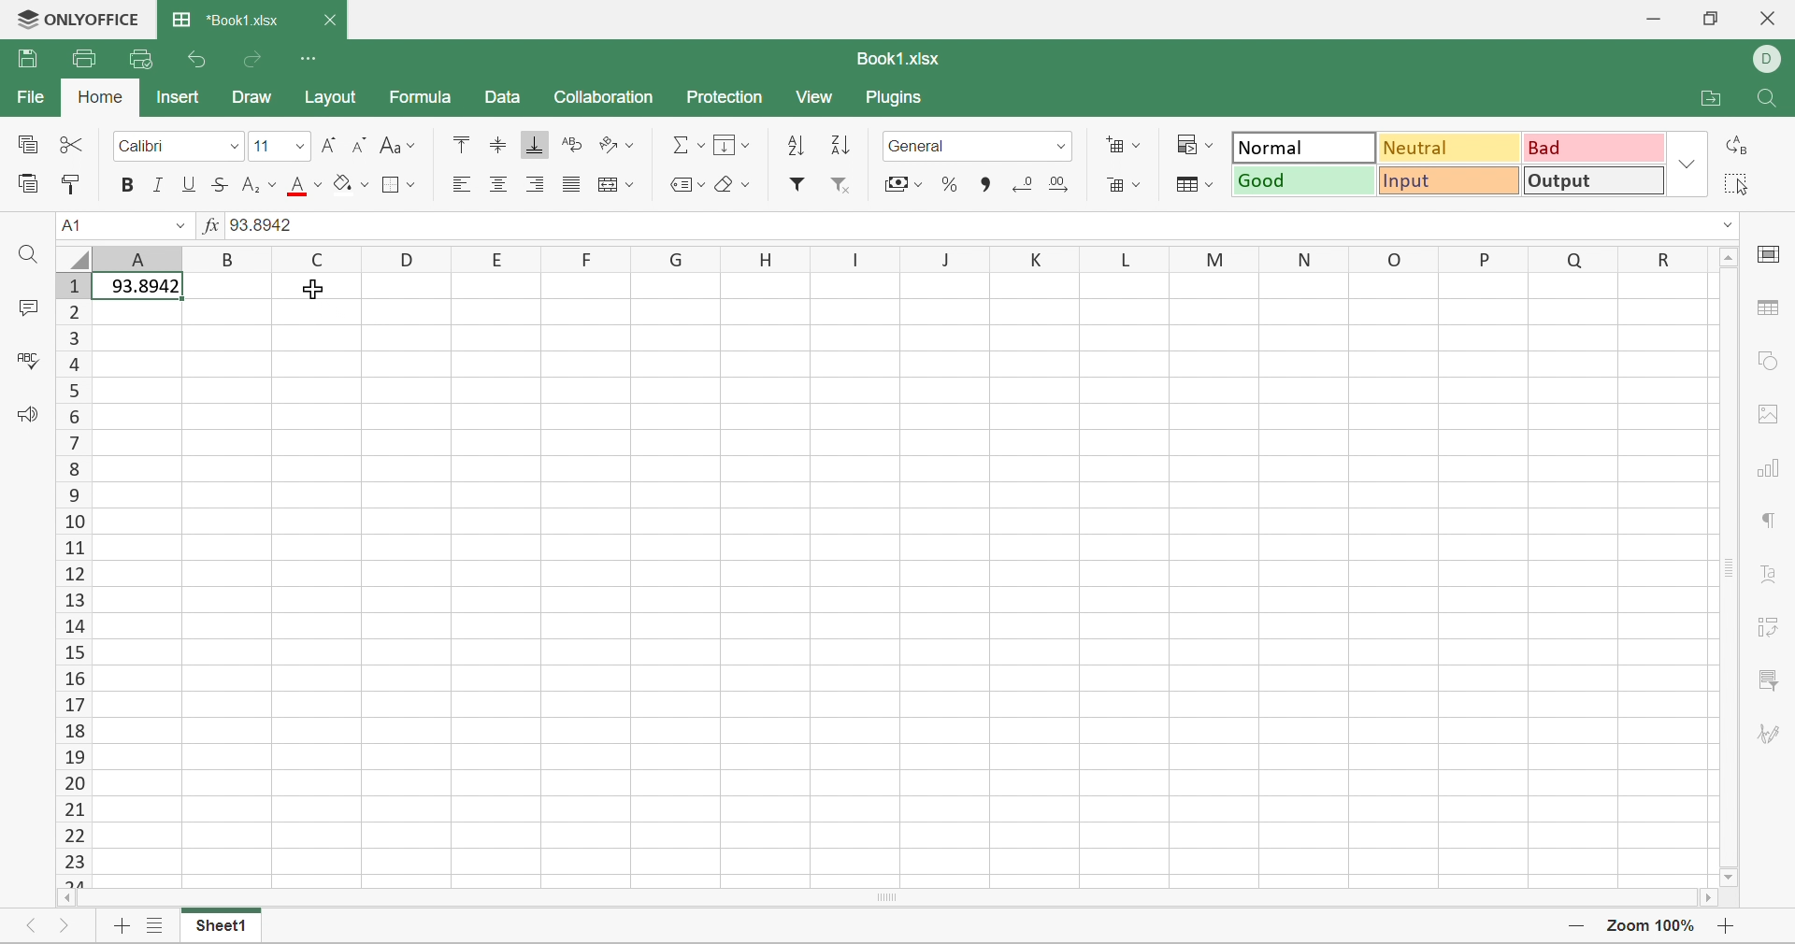 The width and height of the screenshot is (1795, 944). Describe the element at coordinates (1771, 308) in the screenshot. I see `table settings` at that location.